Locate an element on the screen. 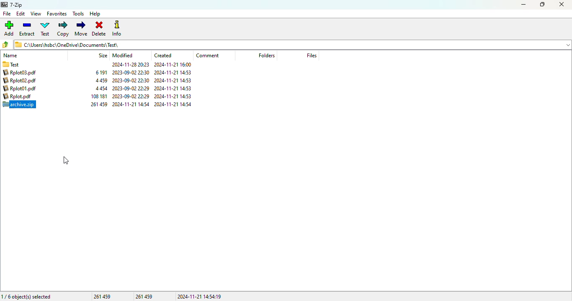  1/6 object(s) selected is located at coordinates (26, 296).